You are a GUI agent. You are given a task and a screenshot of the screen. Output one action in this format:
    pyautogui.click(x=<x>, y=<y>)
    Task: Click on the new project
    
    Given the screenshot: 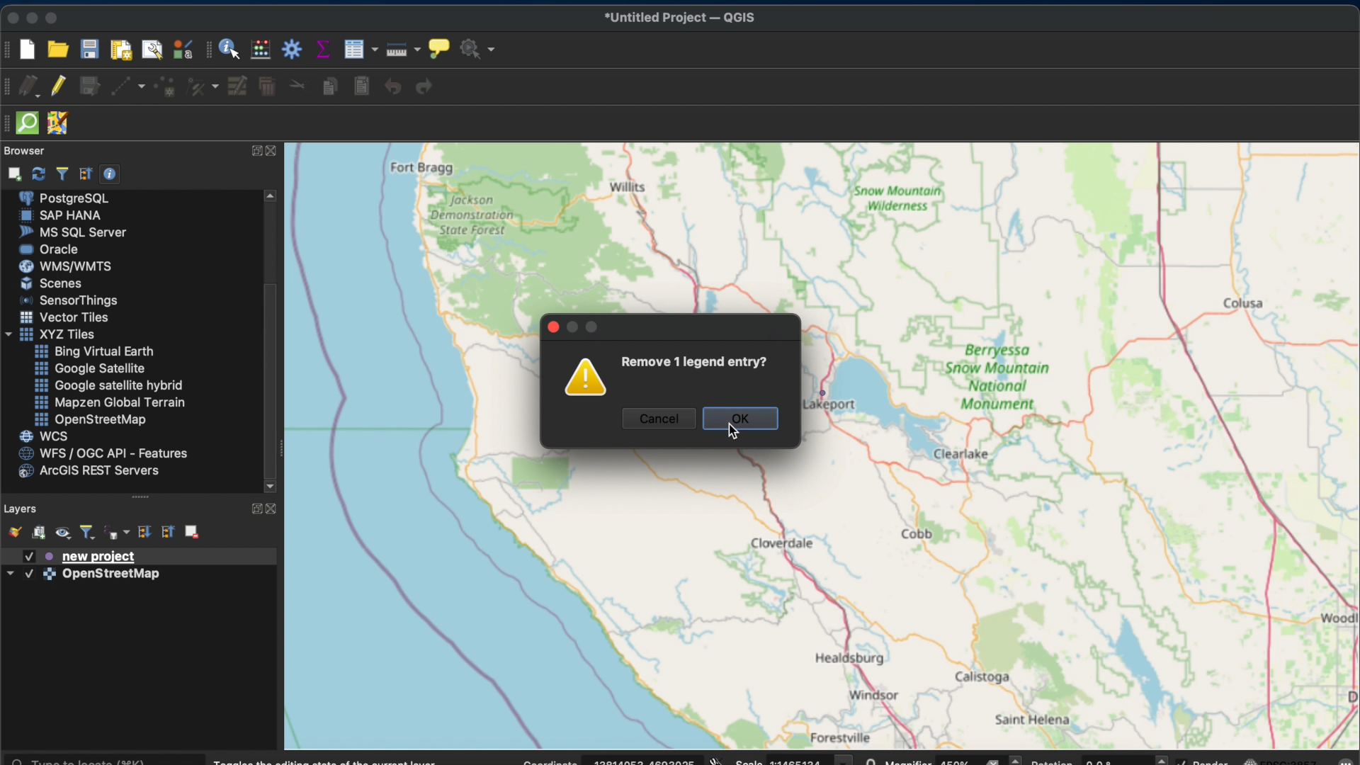 What is the action you would take?
    pyautogui.click(x=31, y=50)
    